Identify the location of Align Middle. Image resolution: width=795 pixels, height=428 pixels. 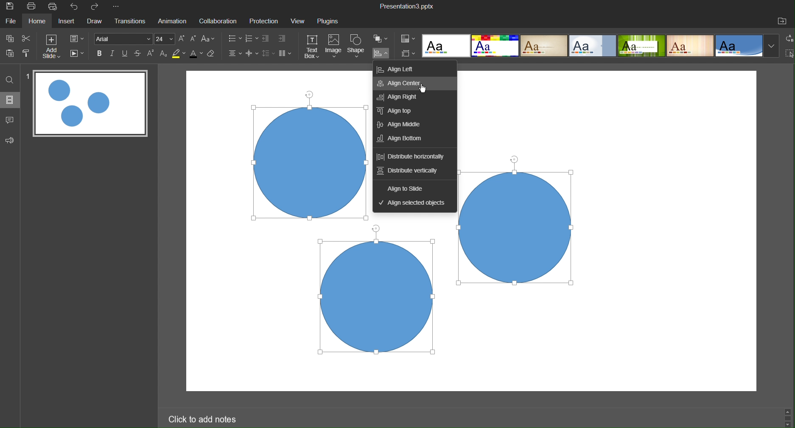
(401, 124).